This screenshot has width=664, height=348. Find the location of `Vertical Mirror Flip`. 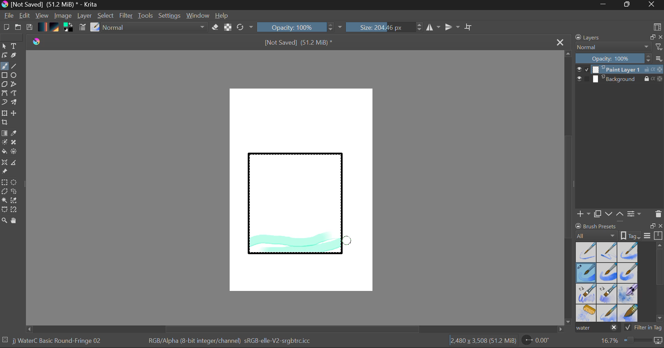

Vertical Mirror Flip is located at coordinates (433, 27).